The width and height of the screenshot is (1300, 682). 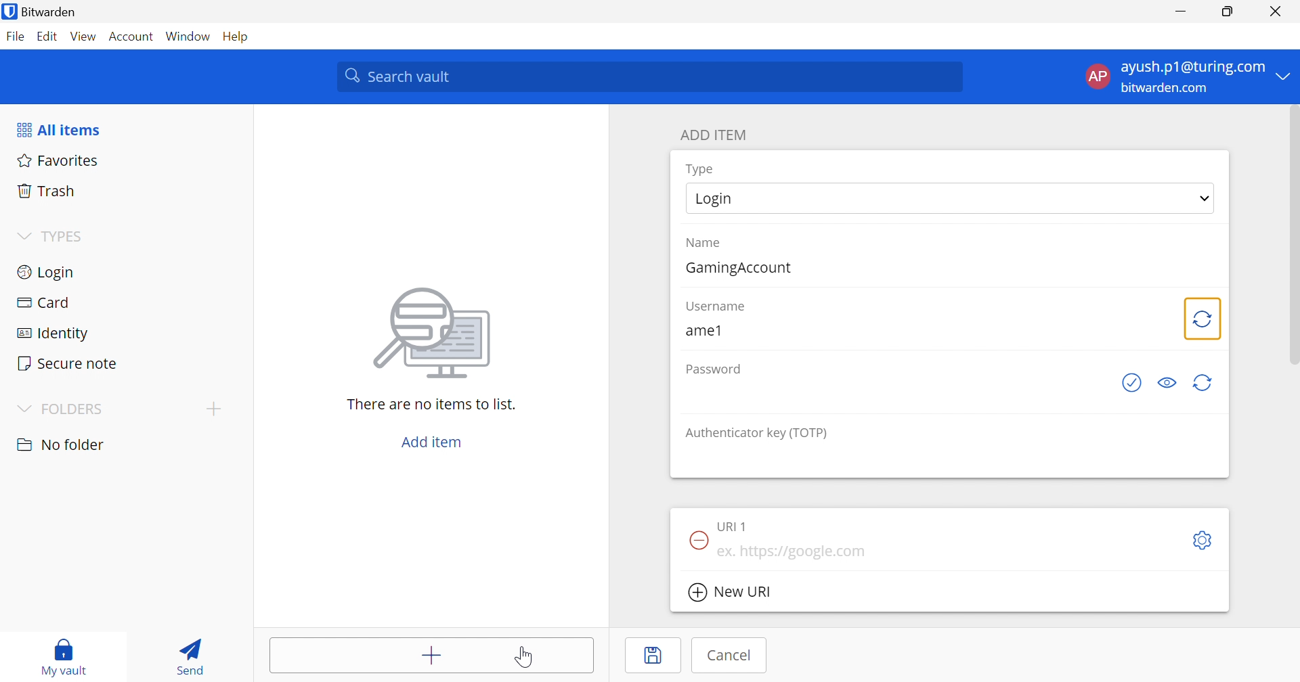 I want to click on Save, so click(x=655, y=656).